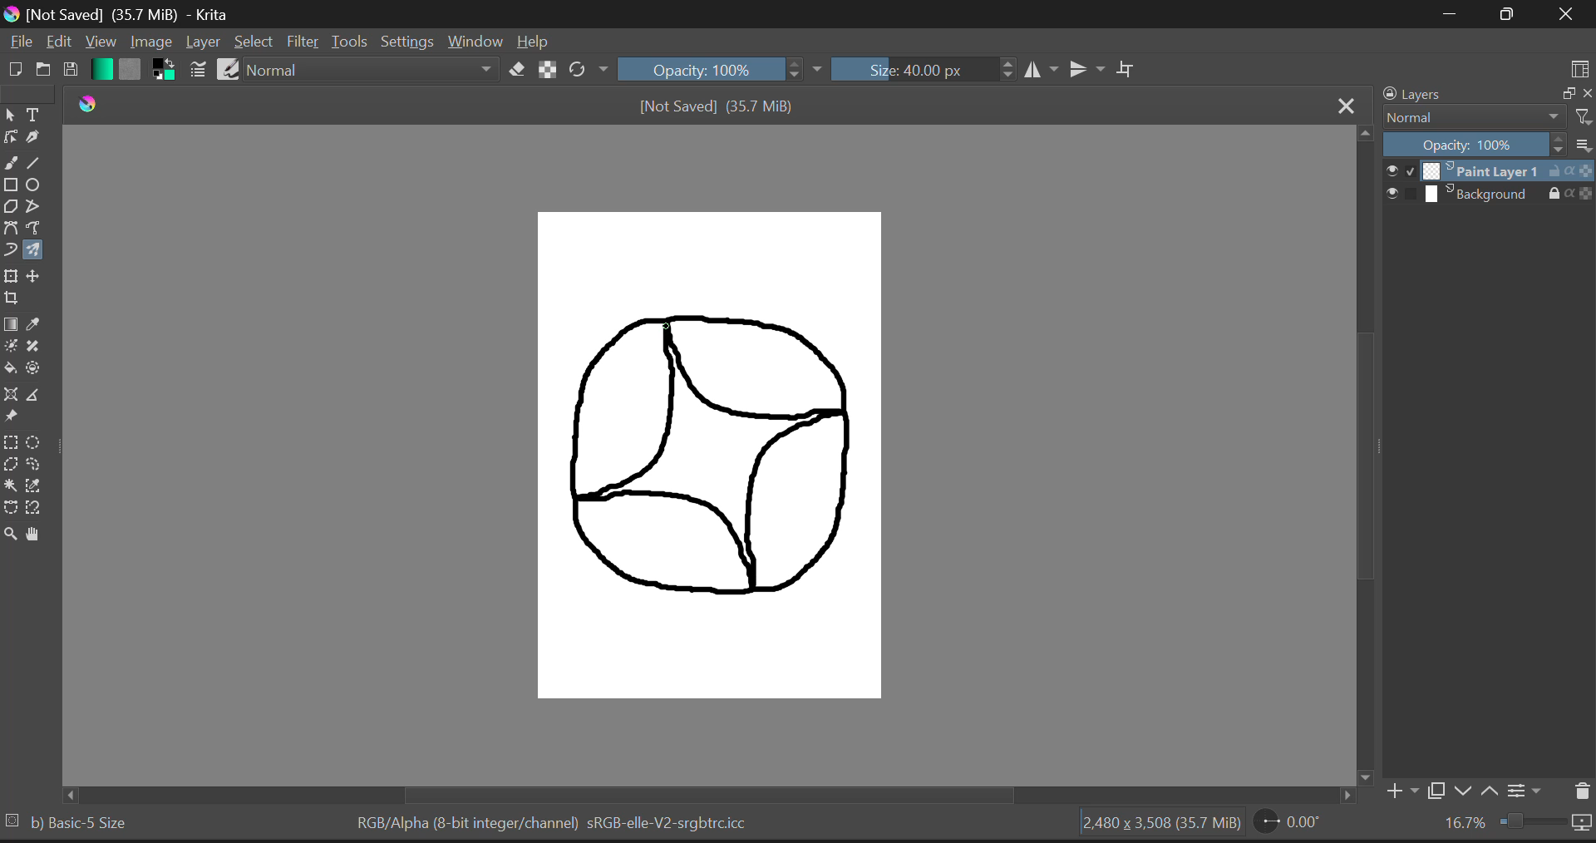  Describe the element at coordinates (40, 441) in the screenshot. I see `Circular Selection` at that location.